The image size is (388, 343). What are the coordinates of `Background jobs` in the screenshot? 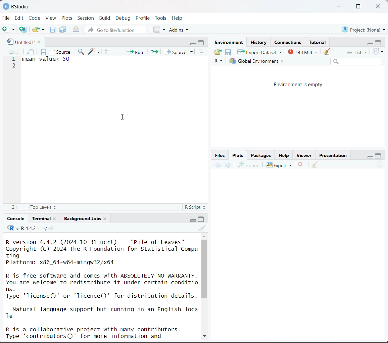 It's located at (83, 218).